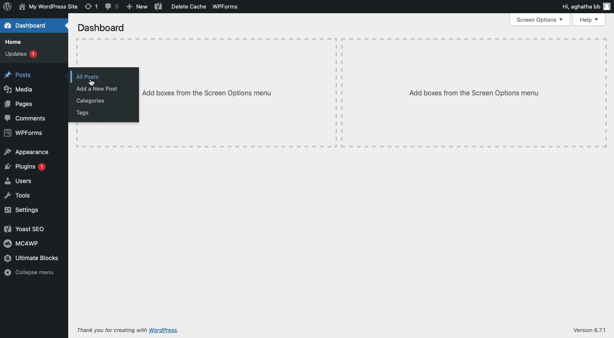 This screenshot has width=614, height=338. I want to click on Version 6.7.1, so click(589, 330).